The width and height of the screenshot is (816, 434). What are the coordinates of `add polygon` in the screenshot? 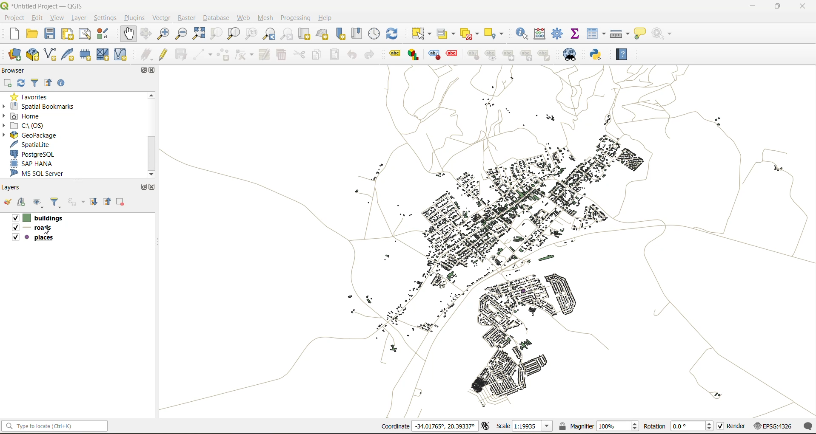 It's located at (224, 55).